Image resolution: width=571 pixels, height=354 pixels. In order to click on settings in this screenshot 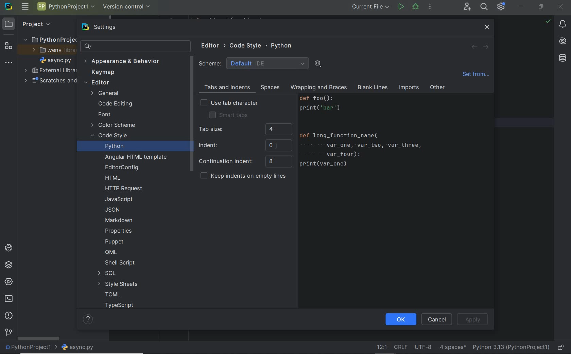, I will do `click(106, 27)`.